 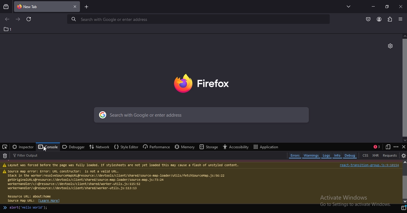 I want to click on image, so click(x=208, y=84).